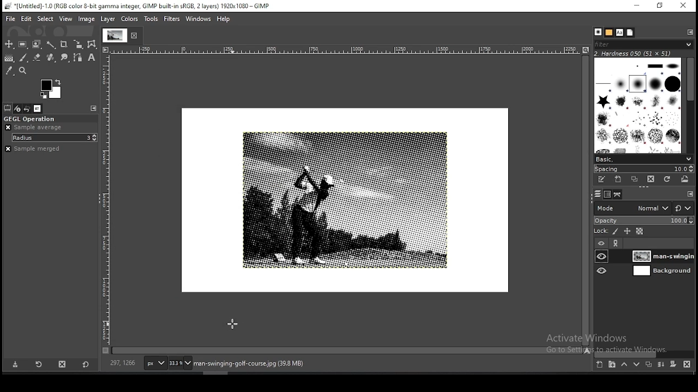  What do you see at coordinates (689, 364) in the screenshot?
I see `delete layer` at bounding box center [689, 364].